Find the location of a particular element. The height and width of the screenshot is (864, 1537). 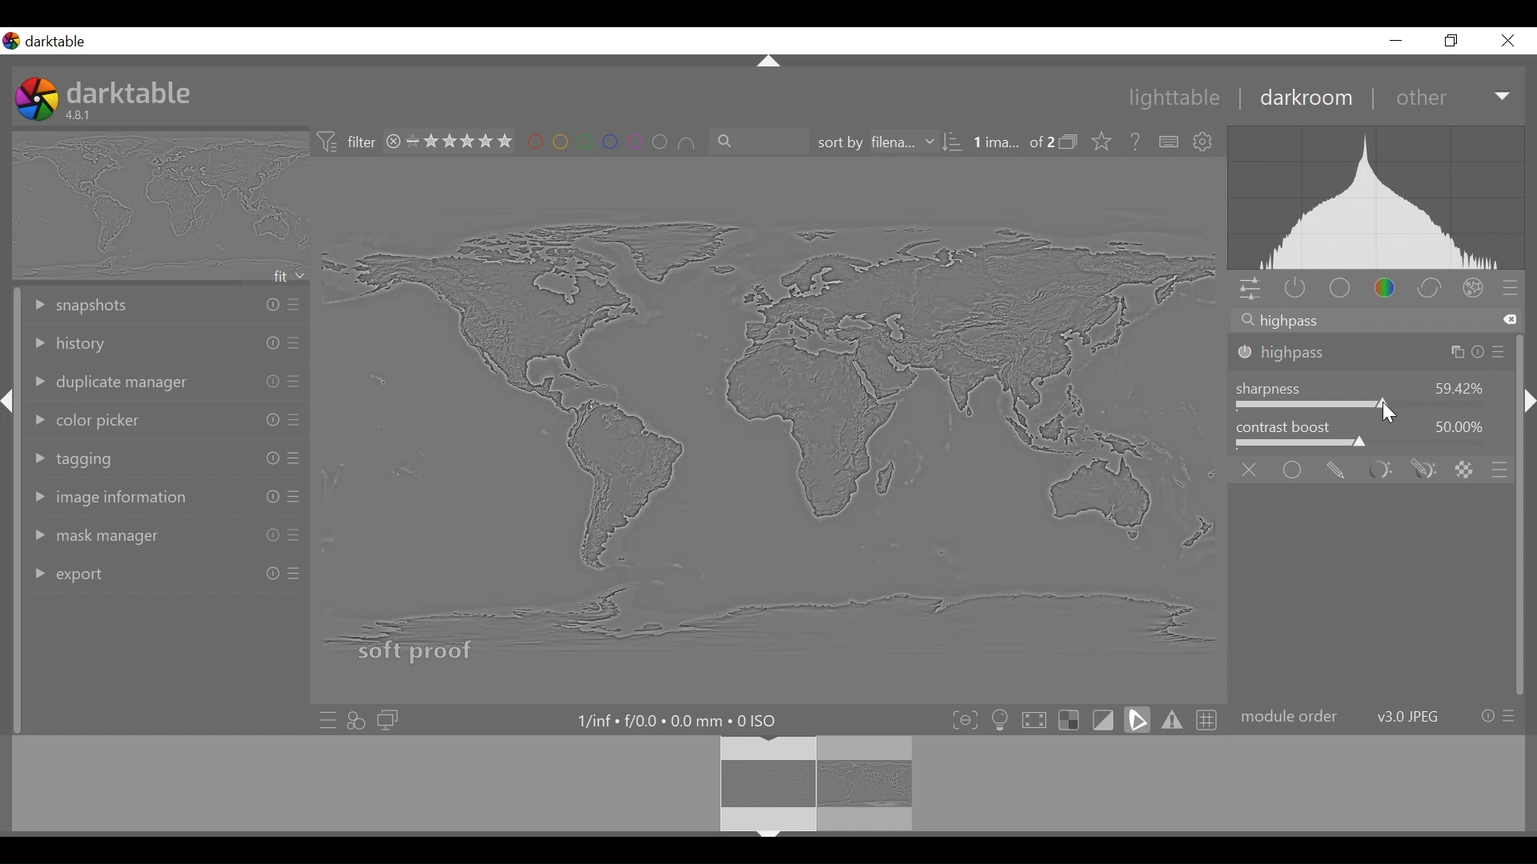

Contrast boost is located at coordinates (1373, 444).